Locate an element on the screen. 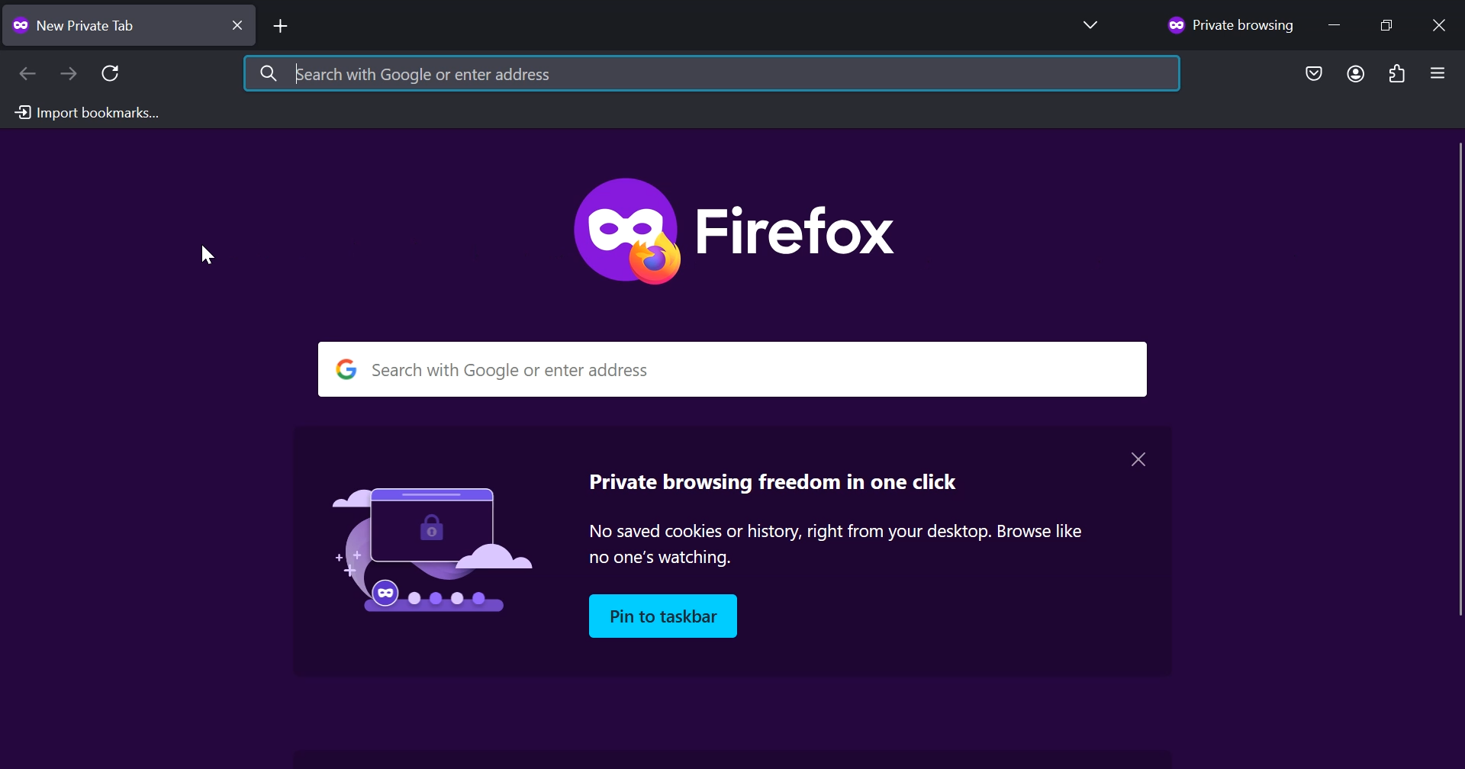  Account is located at coordinates (1355, 74).